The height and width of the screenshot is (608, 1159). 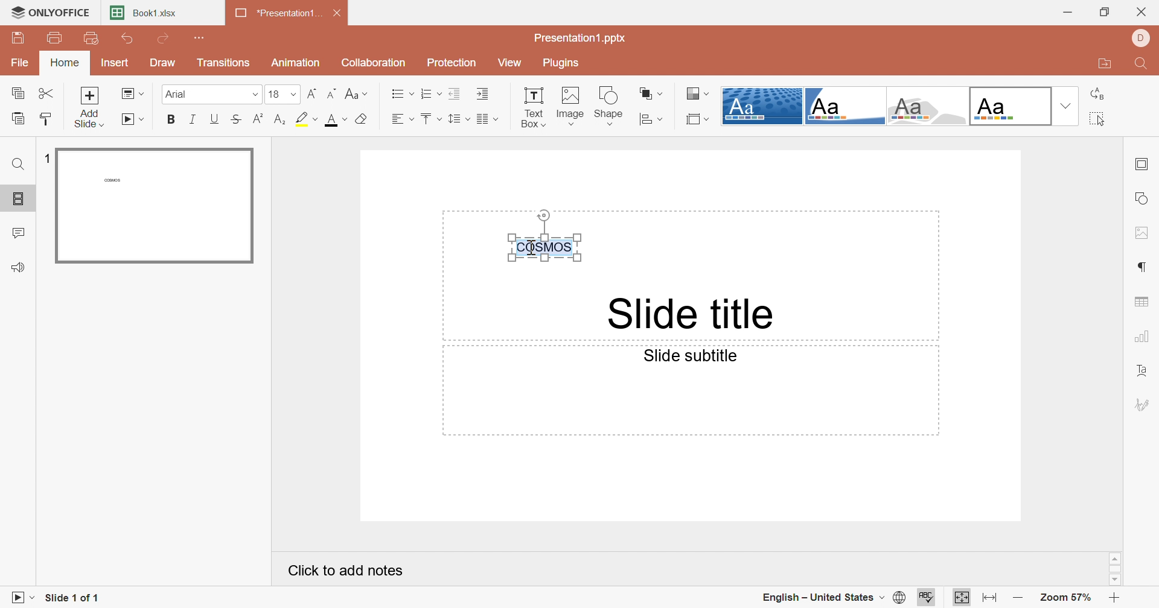 I want to click on English - United State, so click(x=821, y=597).